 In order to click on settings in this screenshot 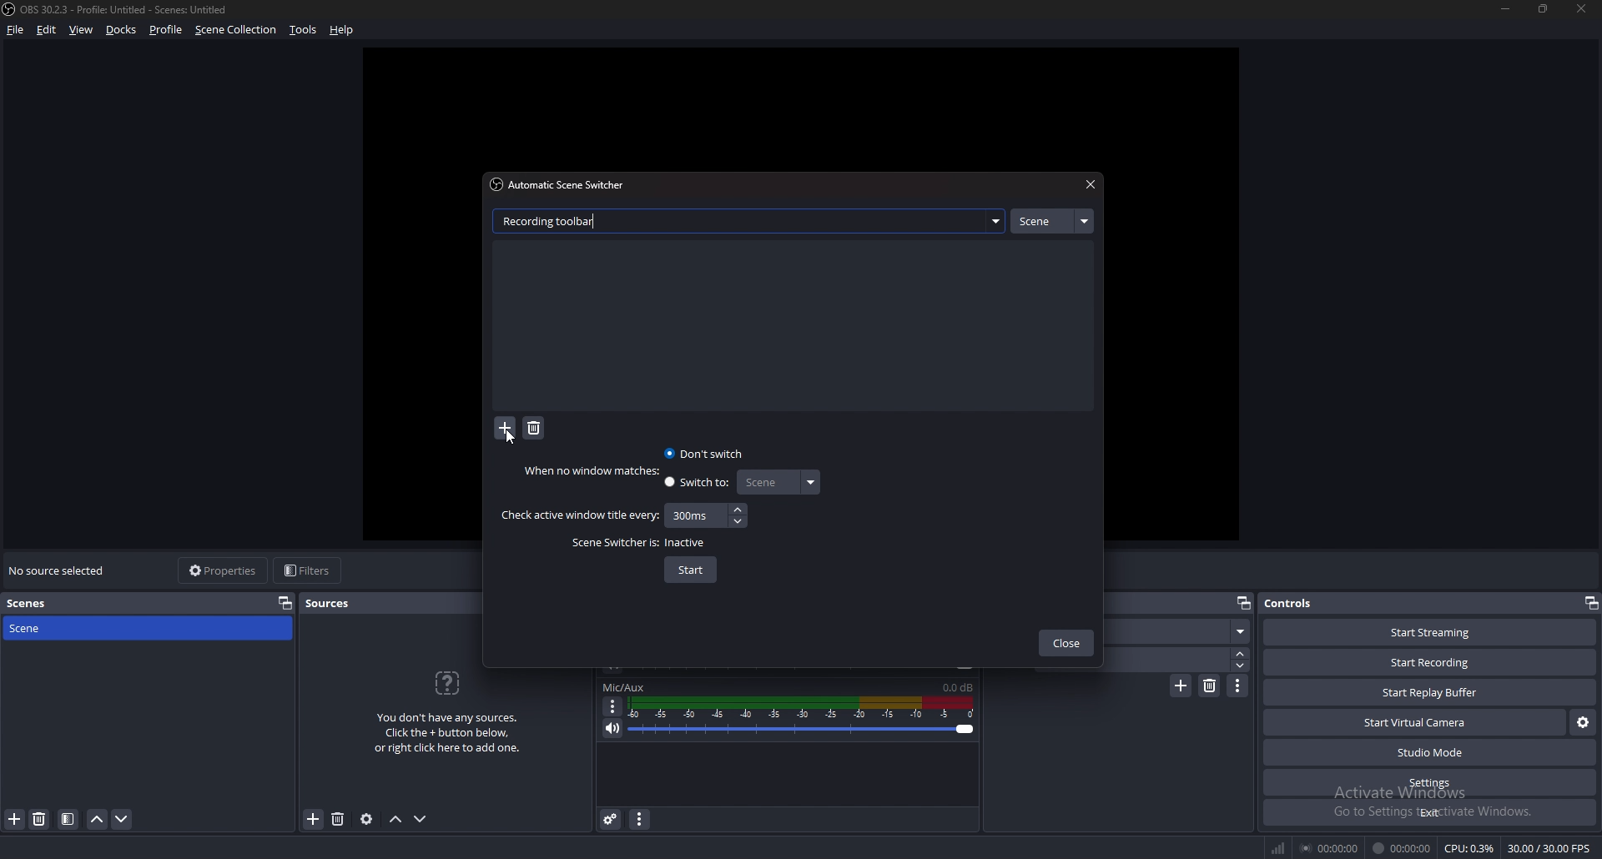, I will do `click(1432, 782)`.